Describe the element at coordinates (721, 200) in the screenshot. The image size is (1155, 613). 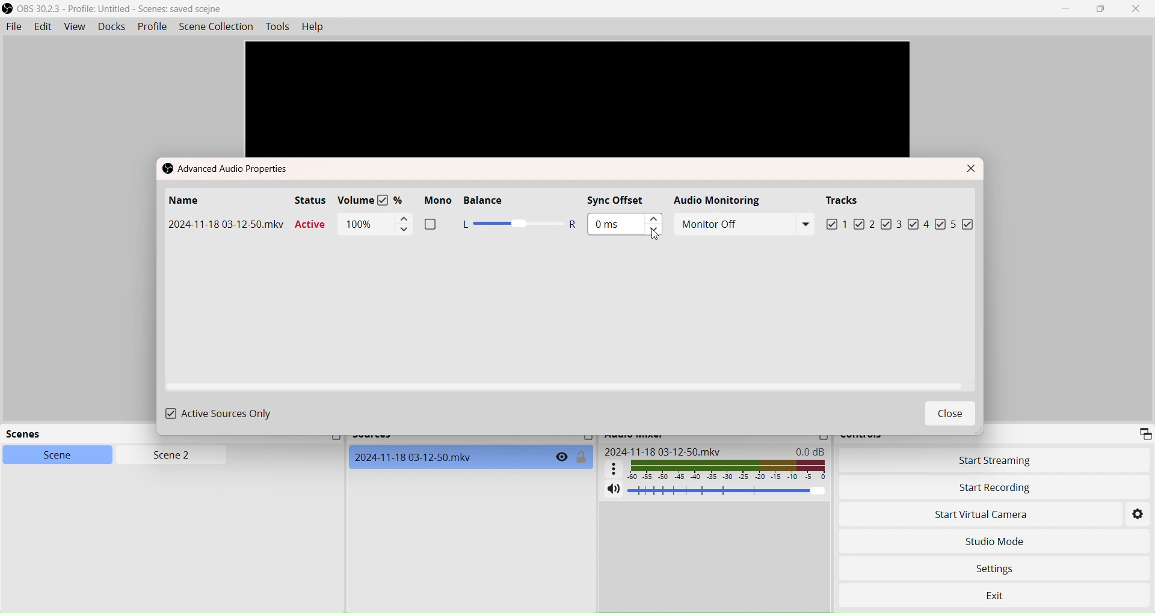
I see `Audio Monitoring` at that location.